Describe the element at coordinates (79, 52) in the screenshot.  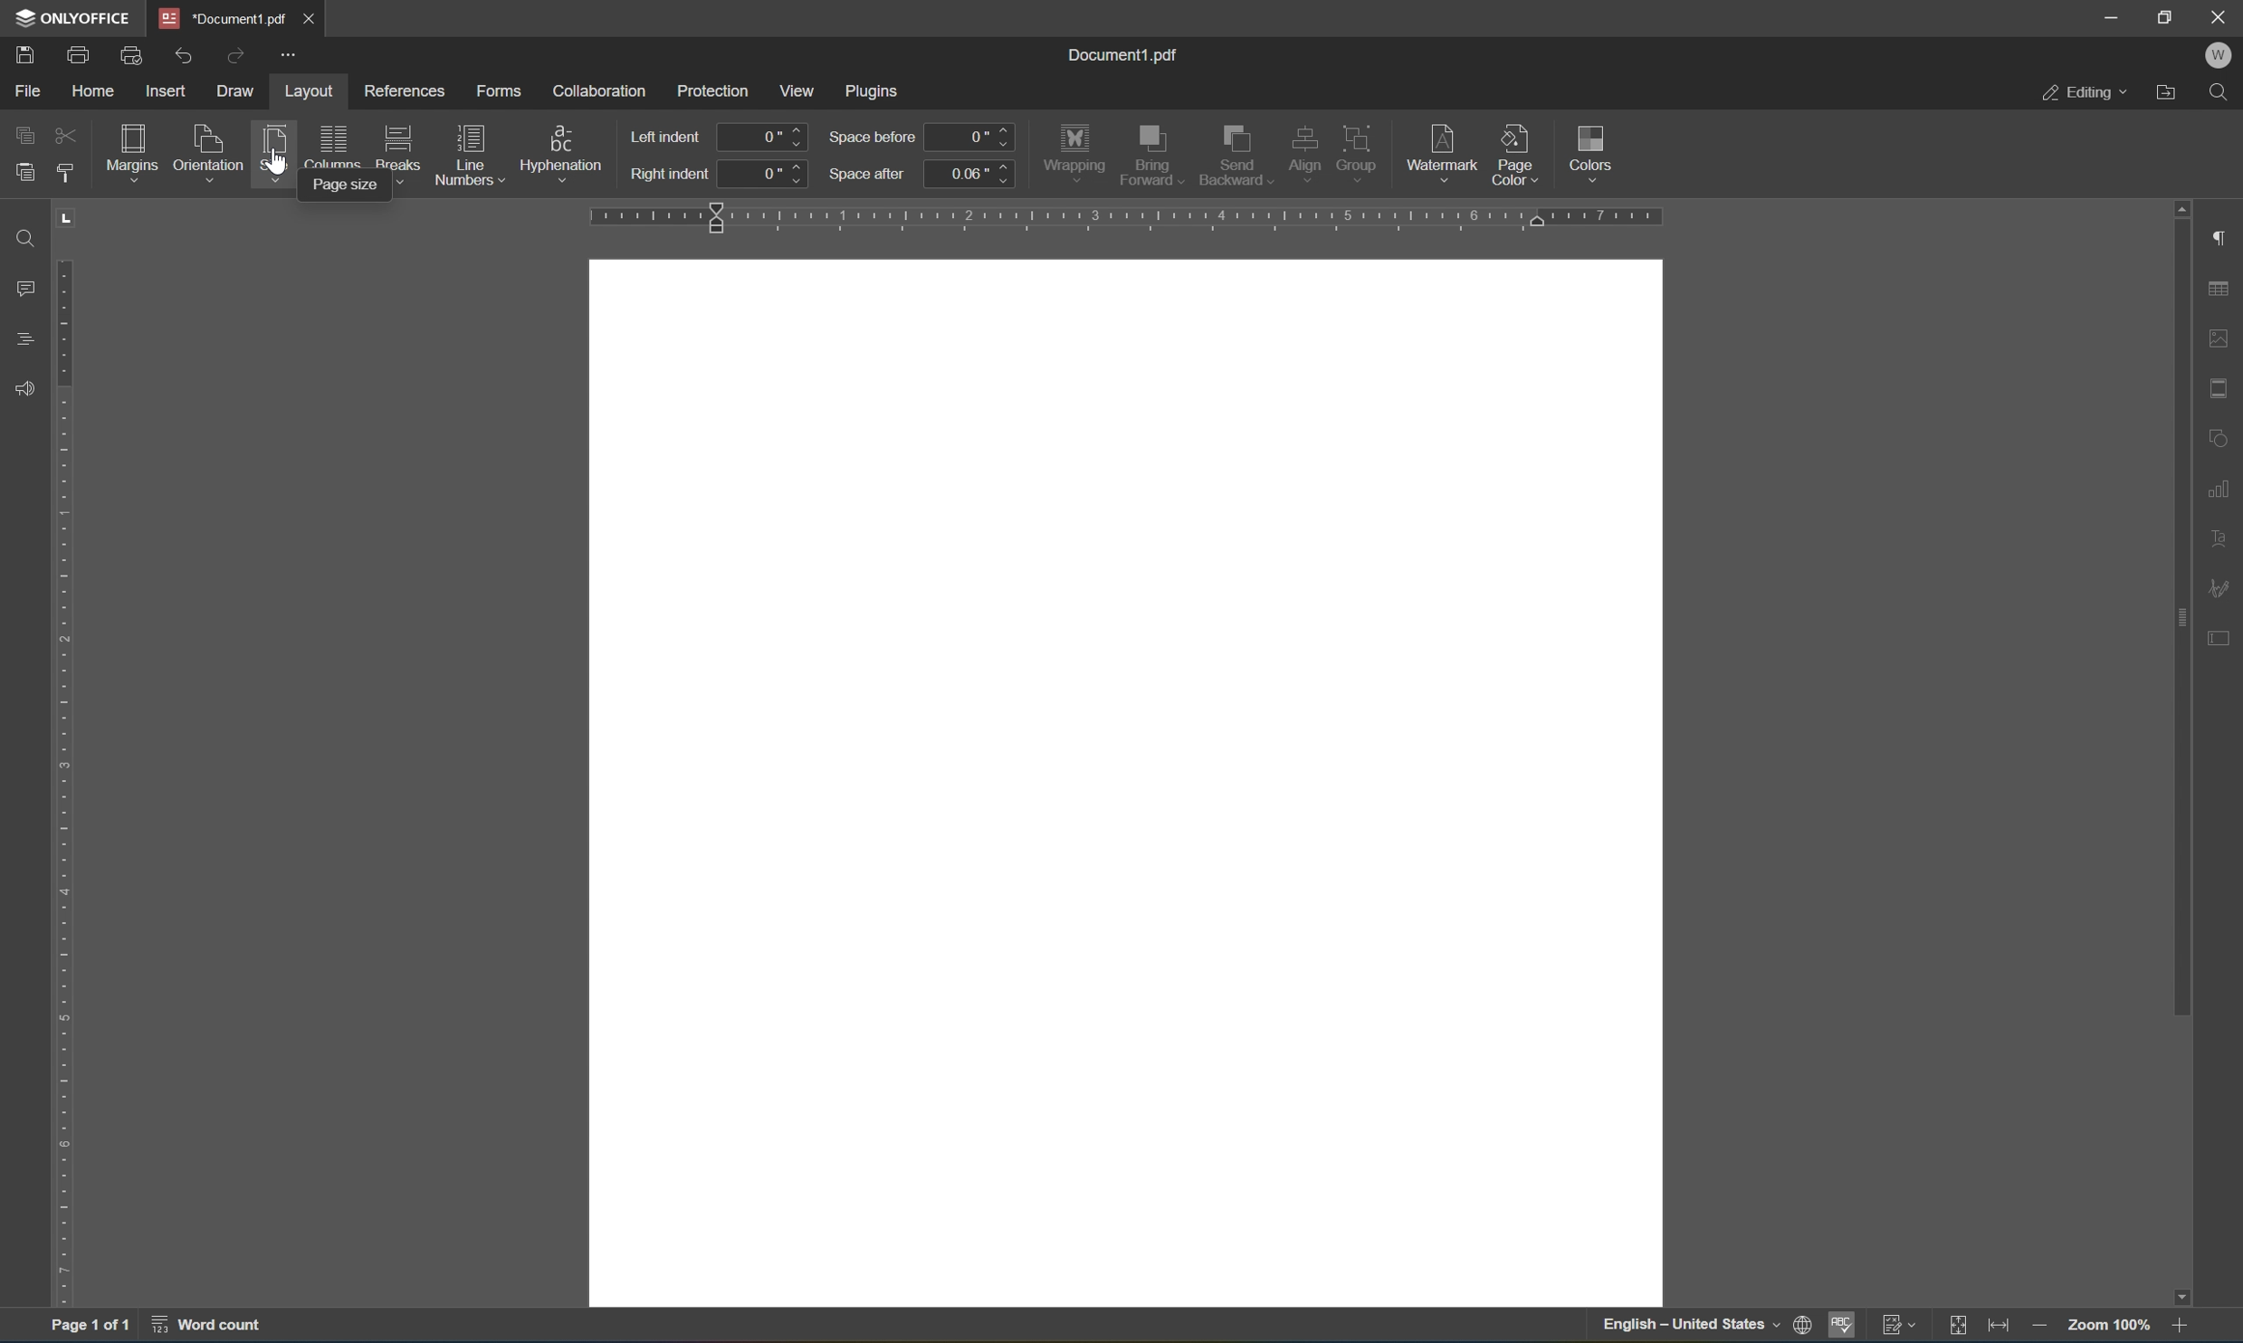
I see `print` at that location.